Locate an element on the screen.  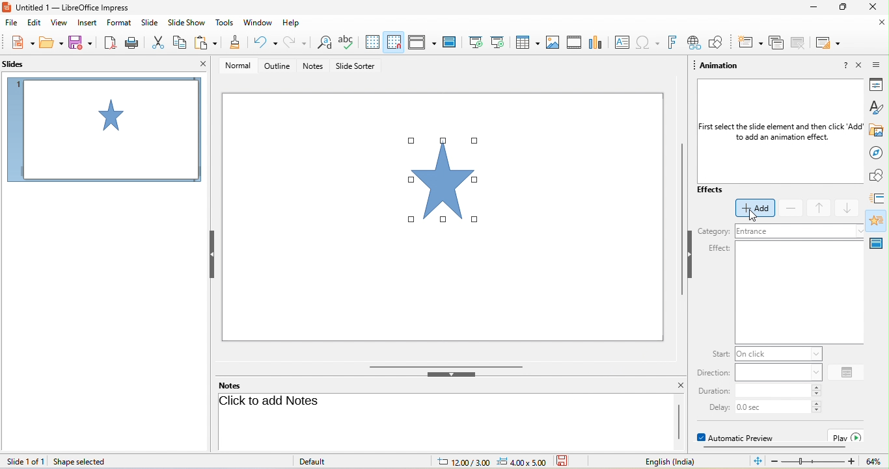
click here to add notes is located at coordinates (443, 420).